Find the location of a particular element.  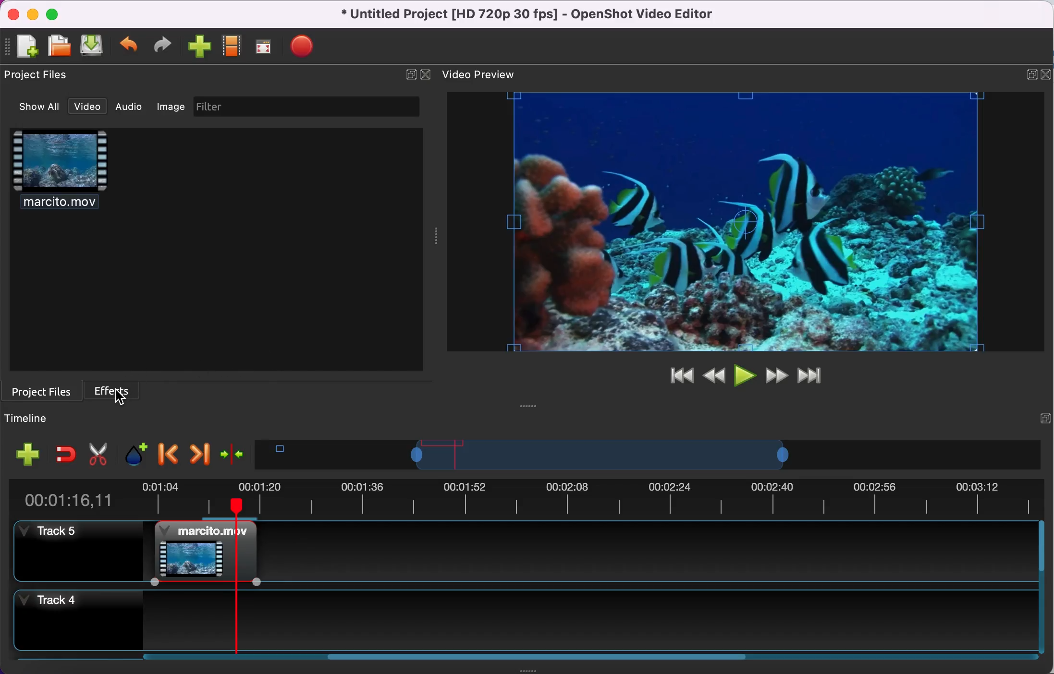

expand/hide is located at coordinates (1029, 73).